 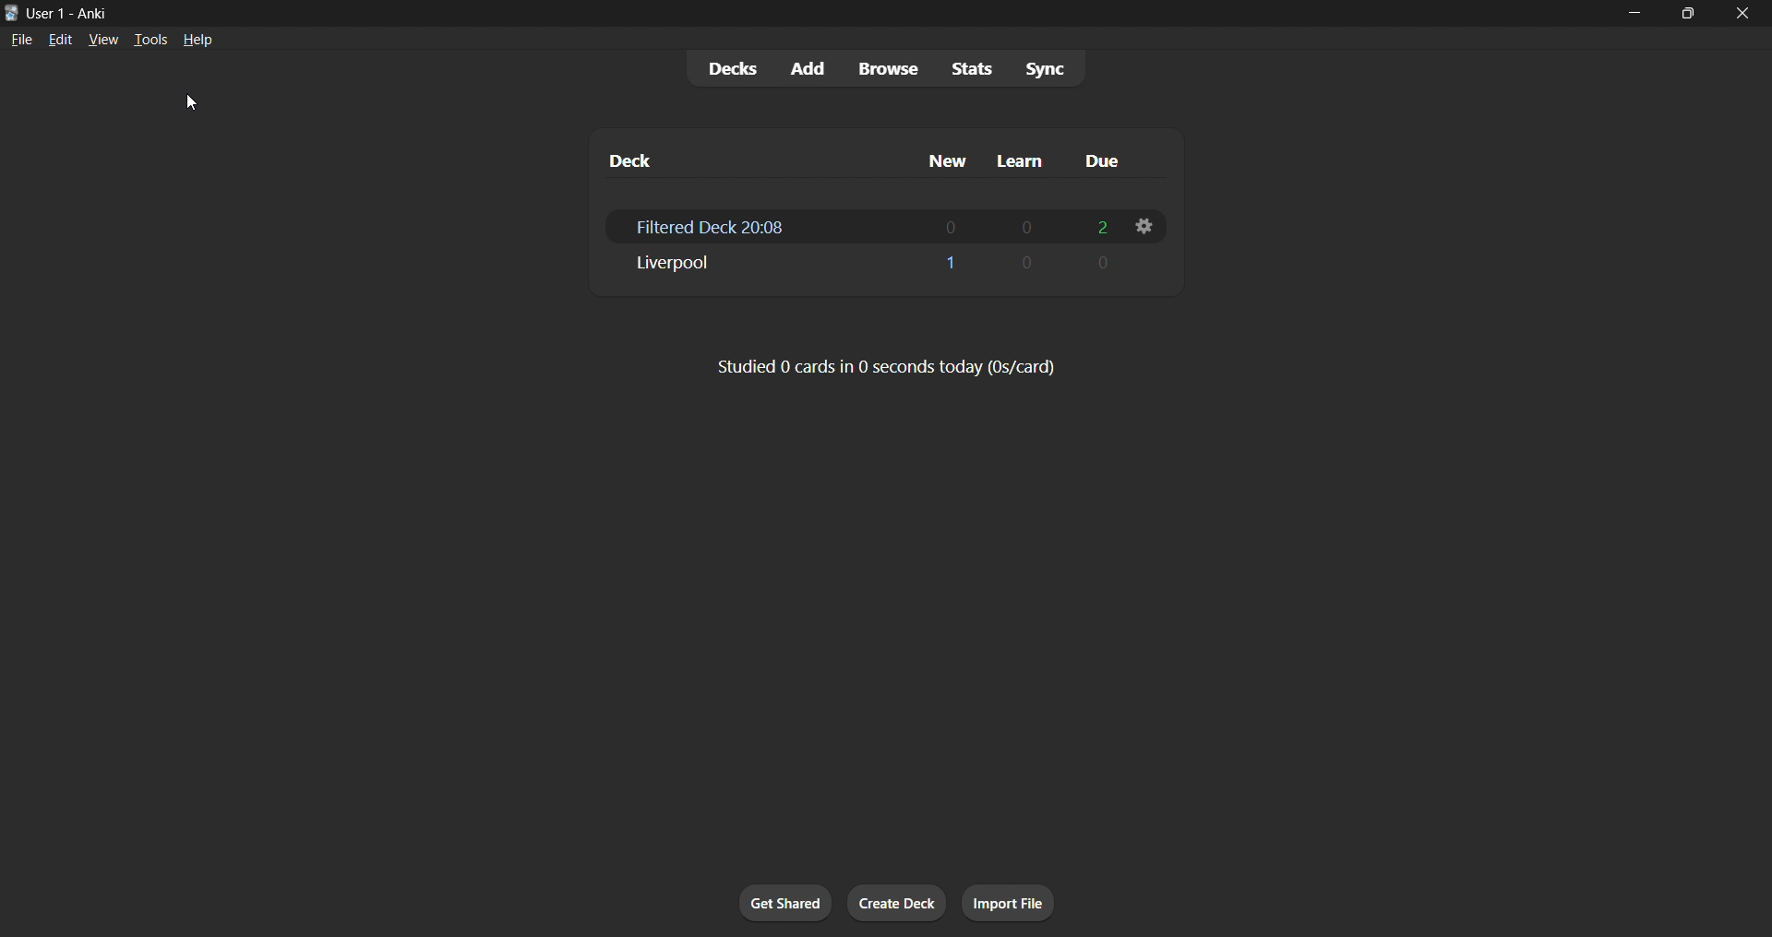 What do you see at coordinates (753, 265) in the screenshot?
I see `Liverpool` at bounding box center [753, 265].